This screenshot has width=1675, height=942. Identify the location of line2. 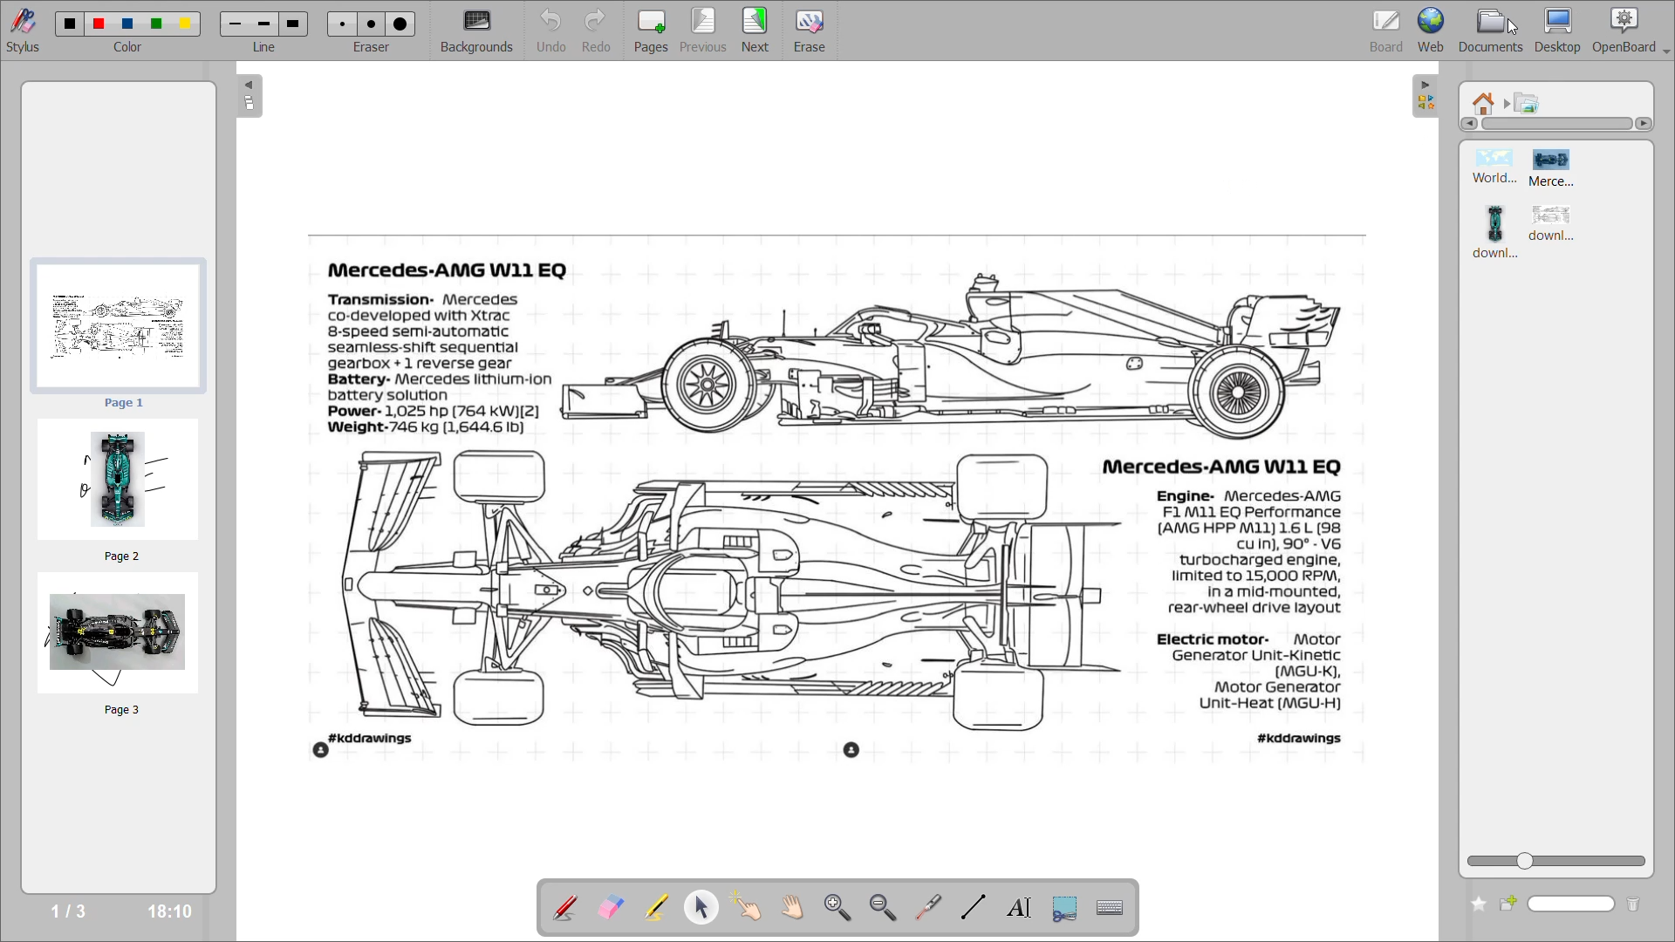
(263, 24).